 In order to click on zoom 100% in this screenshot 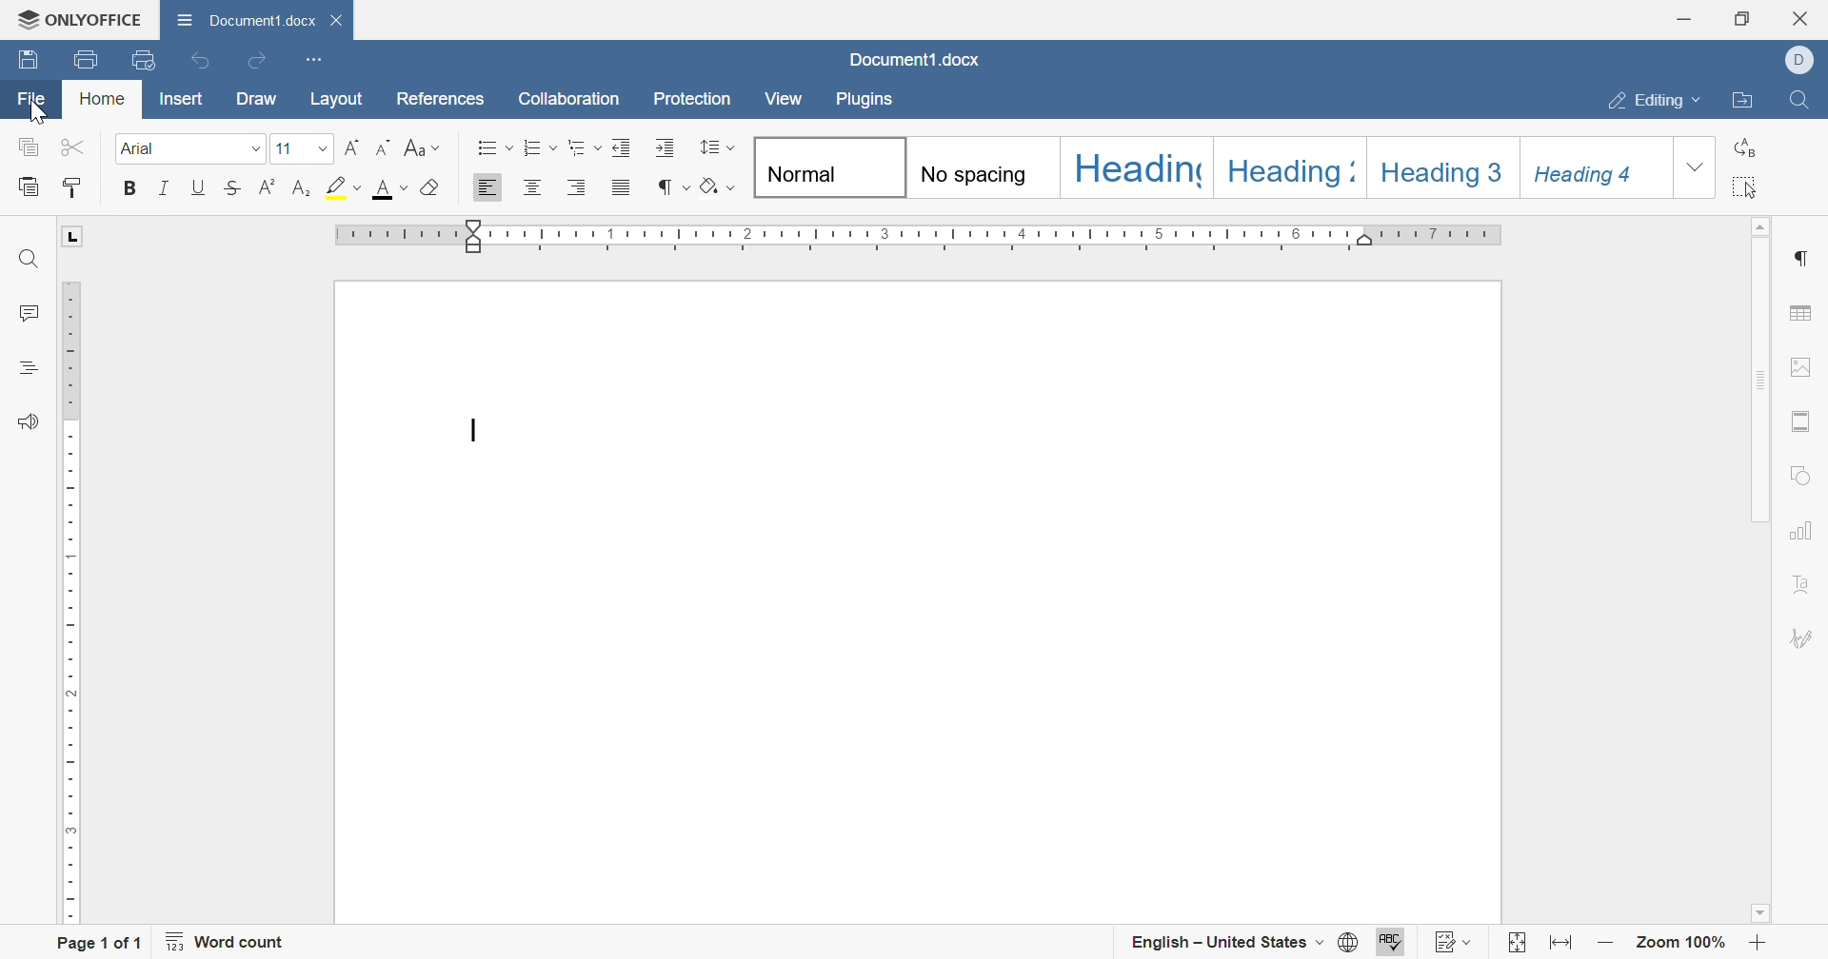, I will do `click(1679, 945)`.